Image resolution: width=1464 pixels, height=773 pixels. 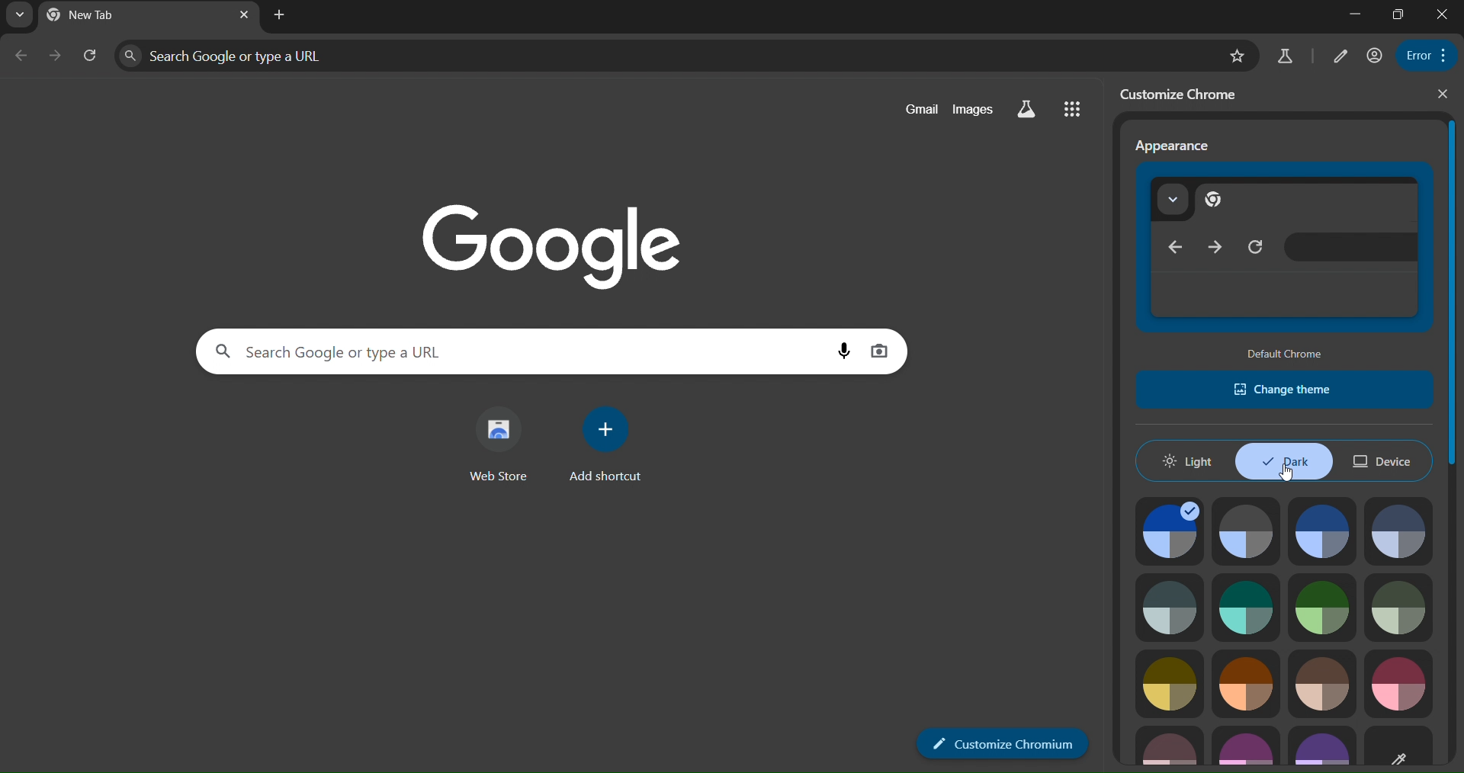 I want to click on theme icon, so click(x=1401, y=682).